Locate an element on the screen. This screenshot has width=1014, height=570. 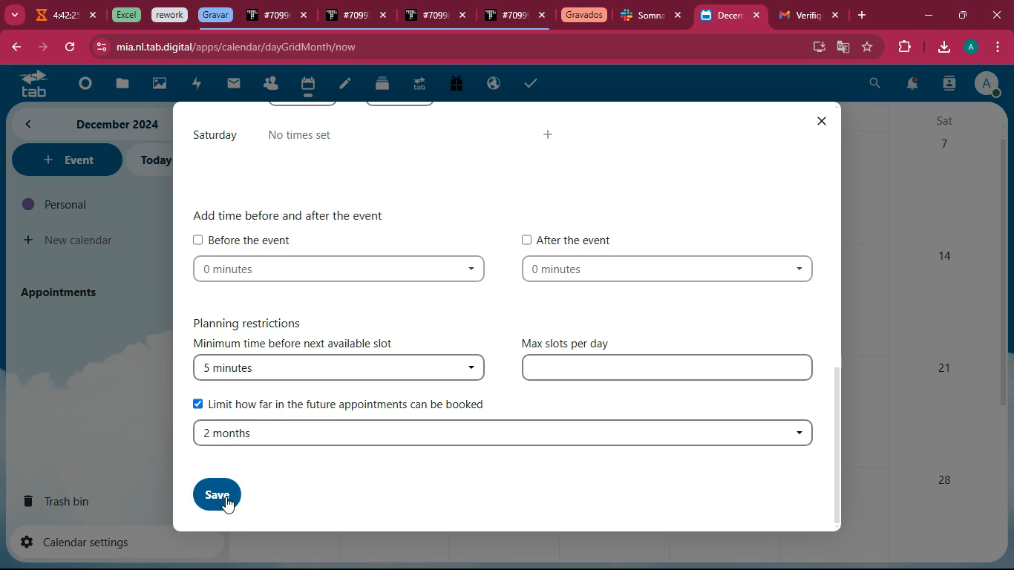
save is located at coordinates (207, 491).